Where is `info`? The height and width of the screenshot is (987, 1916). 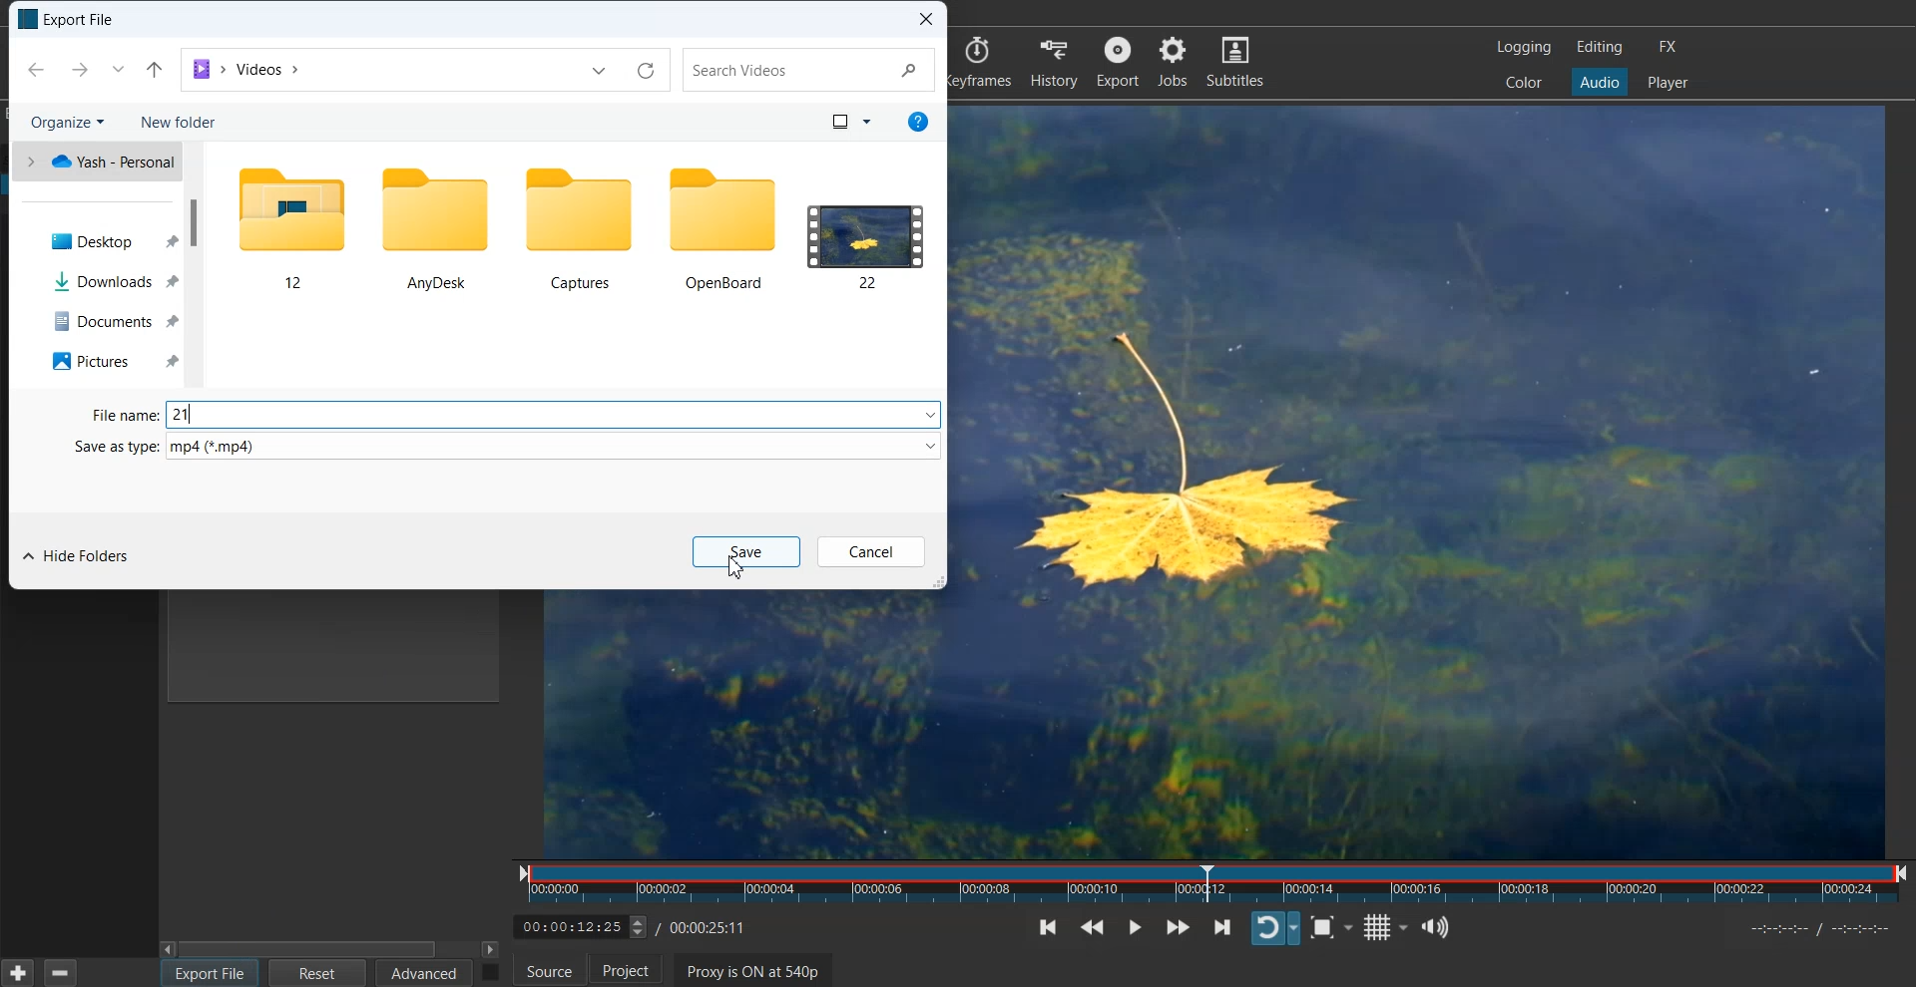 info is located at coordinates (914, 123).